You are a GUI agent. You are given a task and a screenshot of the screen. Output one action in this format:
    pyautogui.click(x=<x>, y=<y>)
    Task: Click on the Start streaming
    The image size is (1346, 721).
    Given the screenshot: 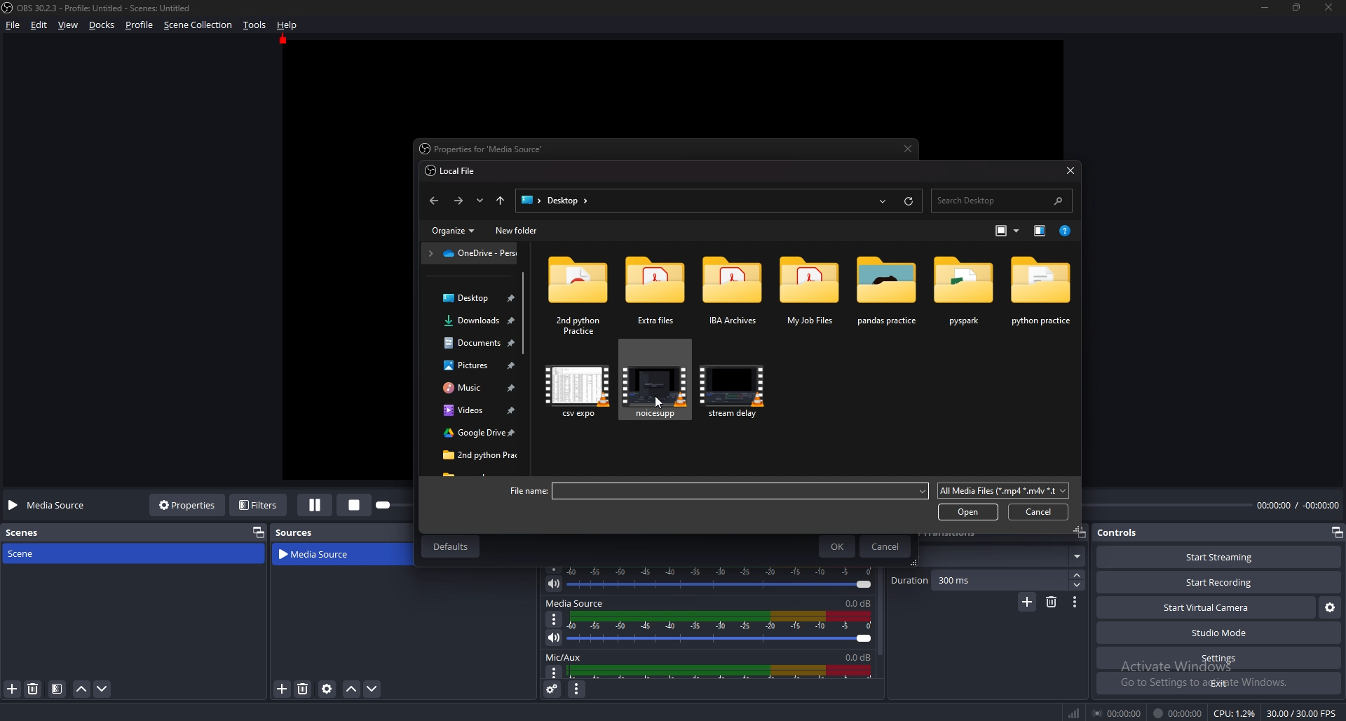 What is the action you would take?
    pyautogui.click(x=1221, y=557)
    